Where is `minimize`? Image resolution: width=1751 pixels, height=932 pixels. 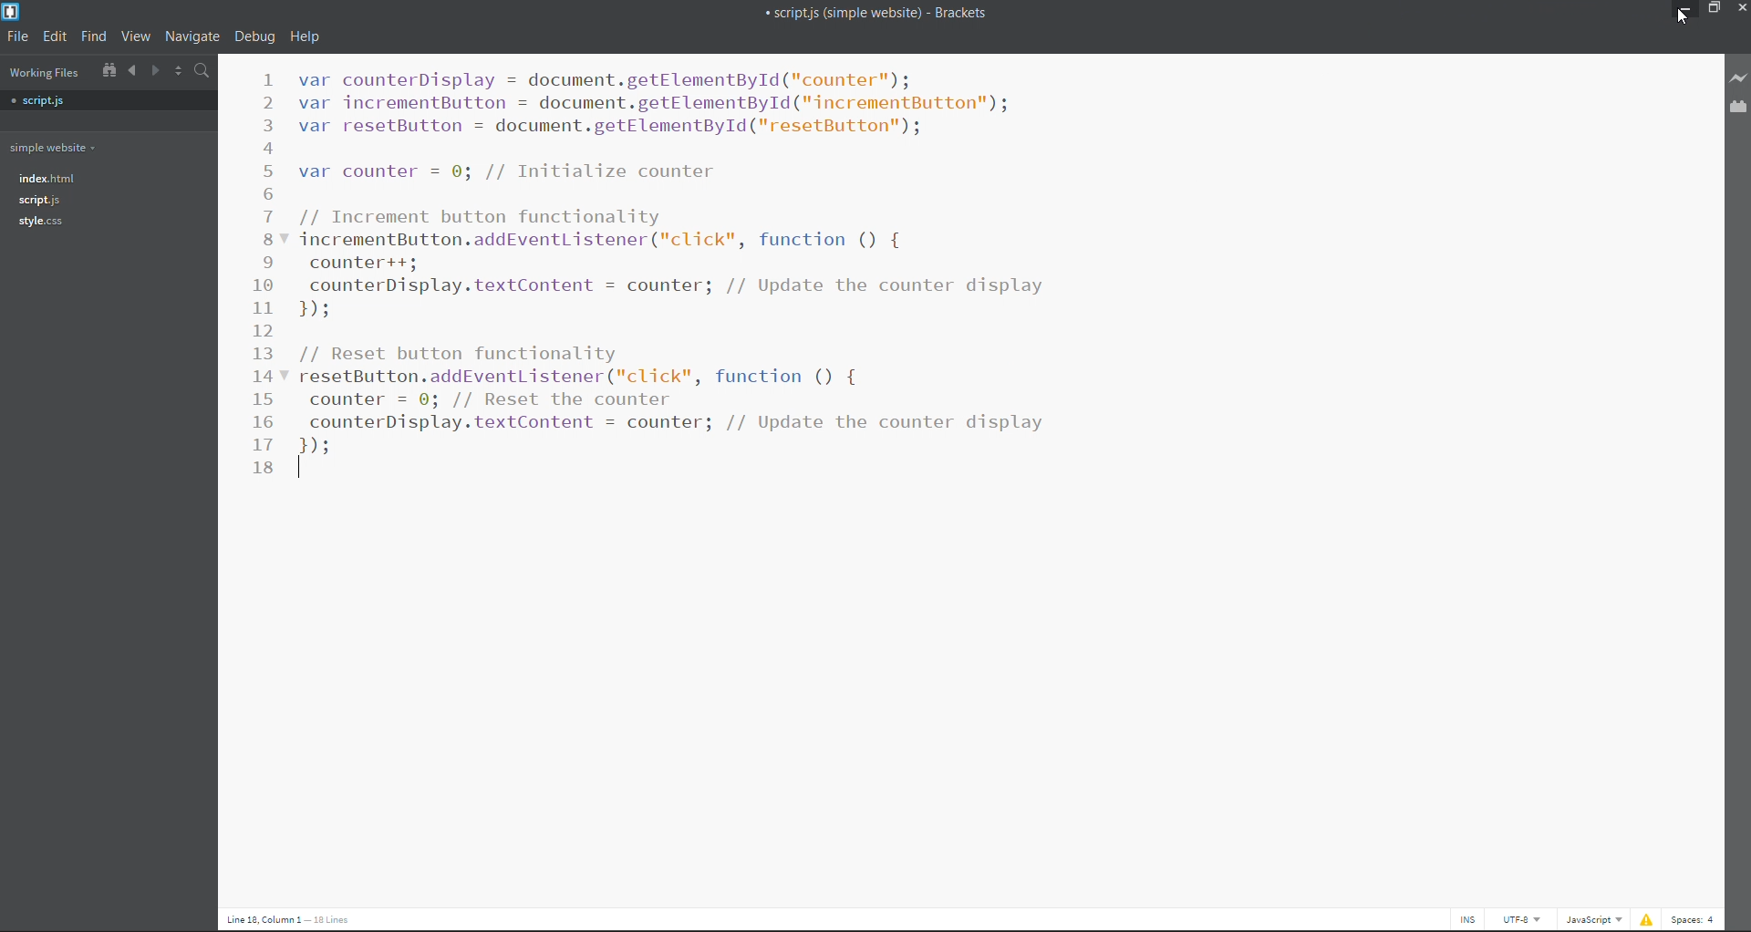 minimize is located at coordinates (1679, 7).